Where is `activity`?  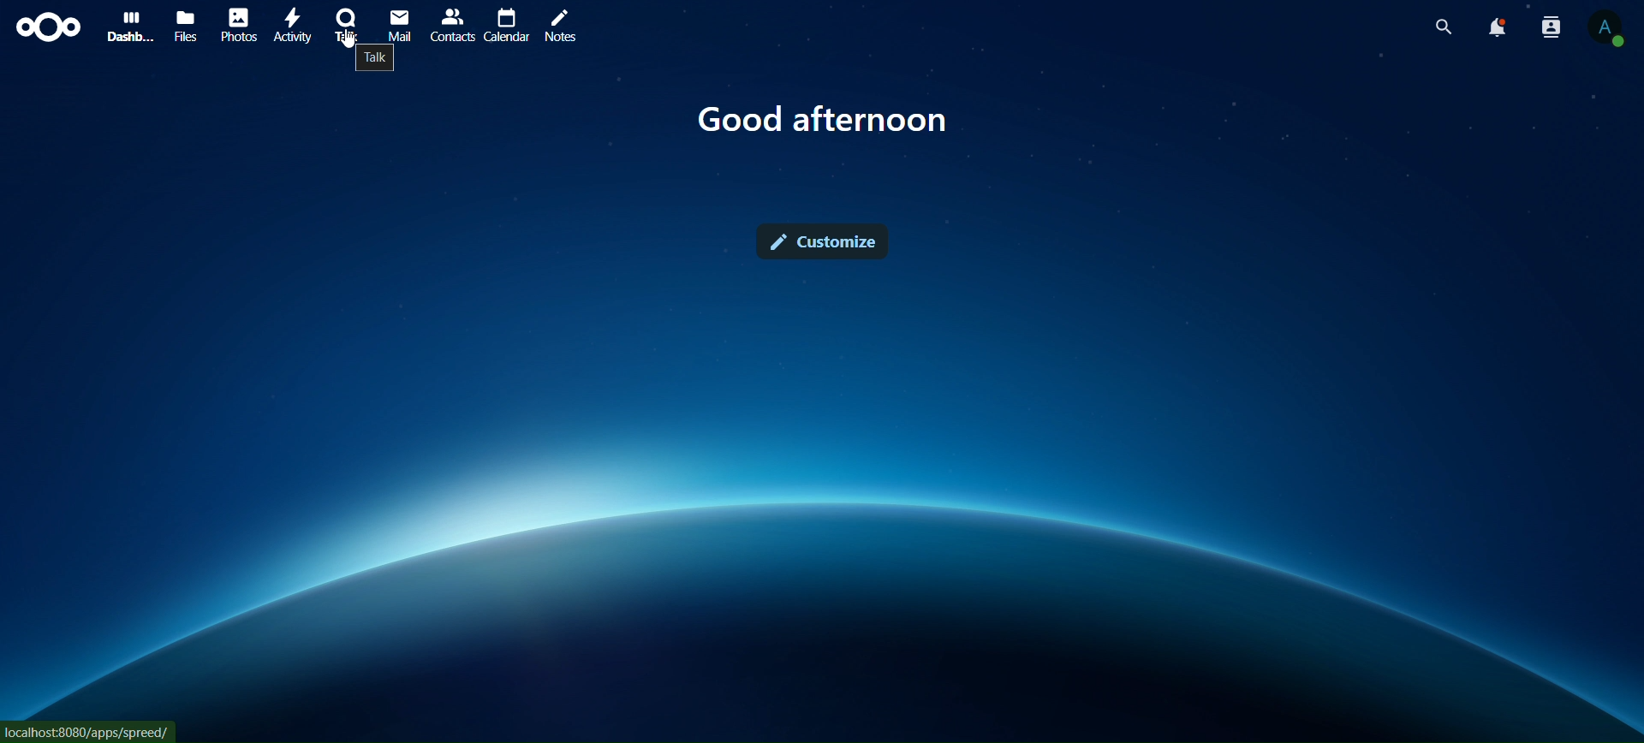
activity is located at coordinates (289, 23).